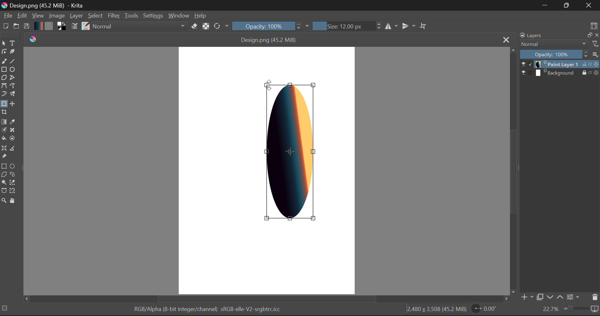 This screenshot has width=600, height=316. What do you see at coordinates (4, 183) in the screenshot?
I see `Continuous Selection` at bounding box center [4, 183].